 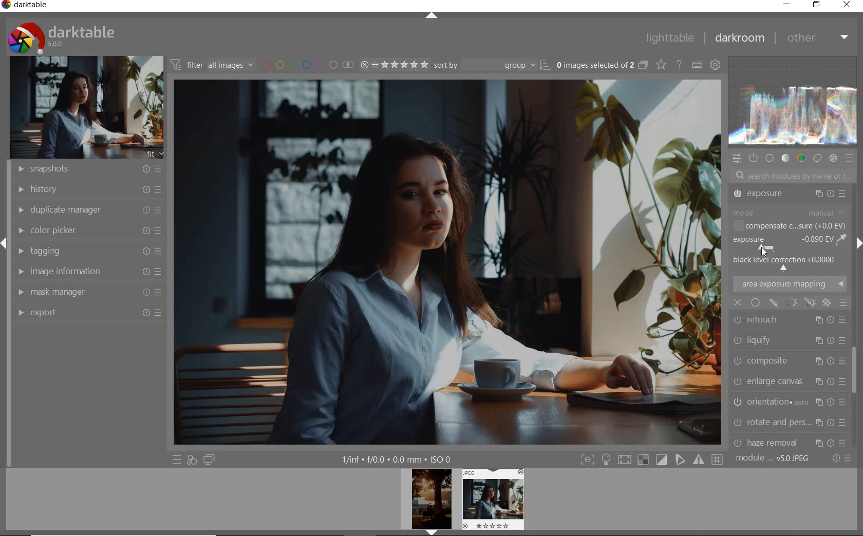 I want to click on SYSTEM LOGO & NAME, so click(x=61, y=36).